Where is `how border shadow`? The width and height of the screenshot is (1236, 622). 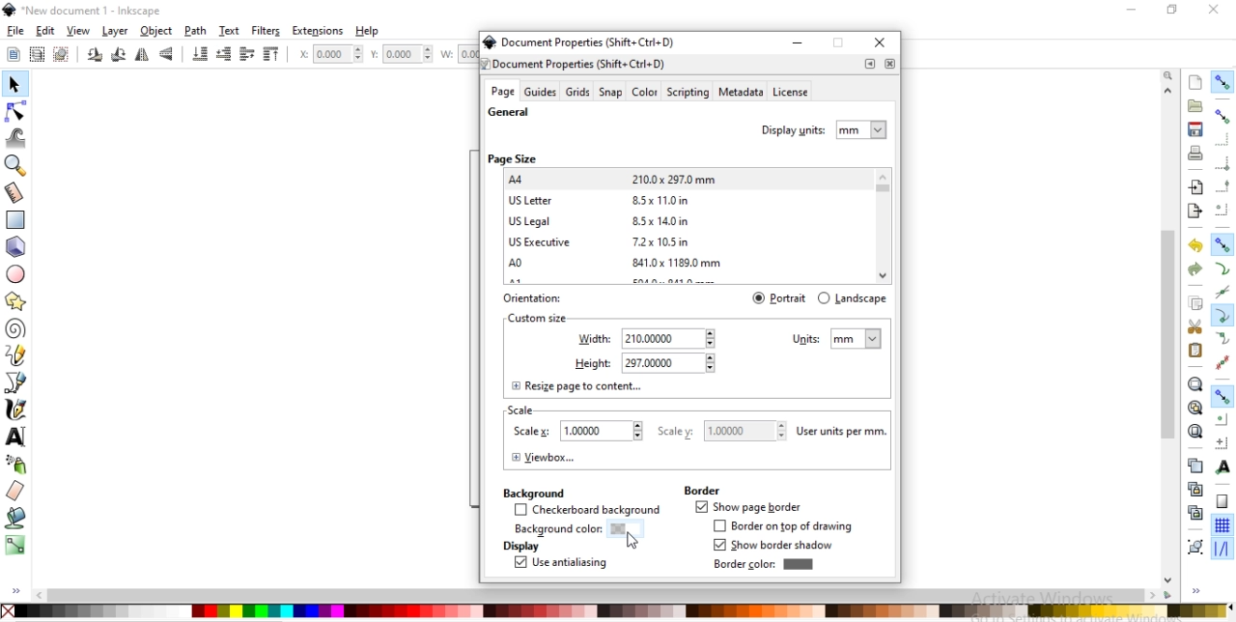 how border shadow is located at coordinates (776, 546).